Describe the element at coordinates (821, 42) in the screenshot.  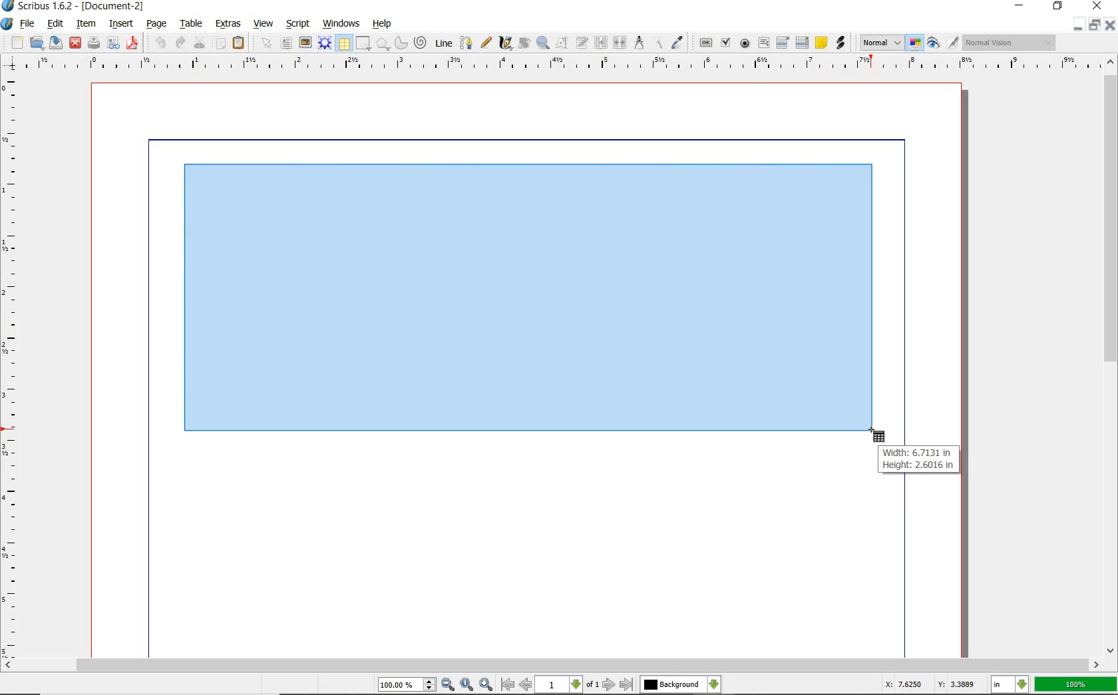
I see `text annotation` at that location.